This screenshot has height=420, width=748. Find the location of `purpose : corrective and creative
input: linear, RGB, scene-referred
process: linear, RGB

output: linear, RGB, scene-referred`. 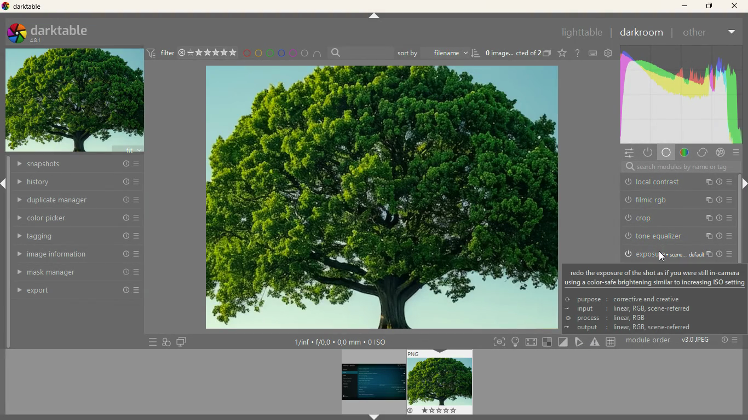

purpose : corrective and creative
input: linear, RGB, scene-referred
process: linear, RGB

output: linear, RGB, scene-referred is located at coordinates (648, 311).